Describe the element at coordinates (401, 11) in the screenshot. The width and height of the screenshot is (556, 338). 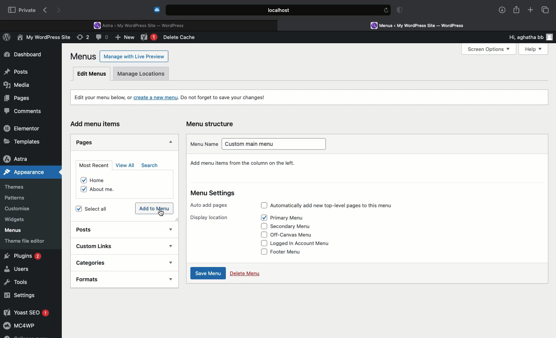
I see `Badge` at that location.